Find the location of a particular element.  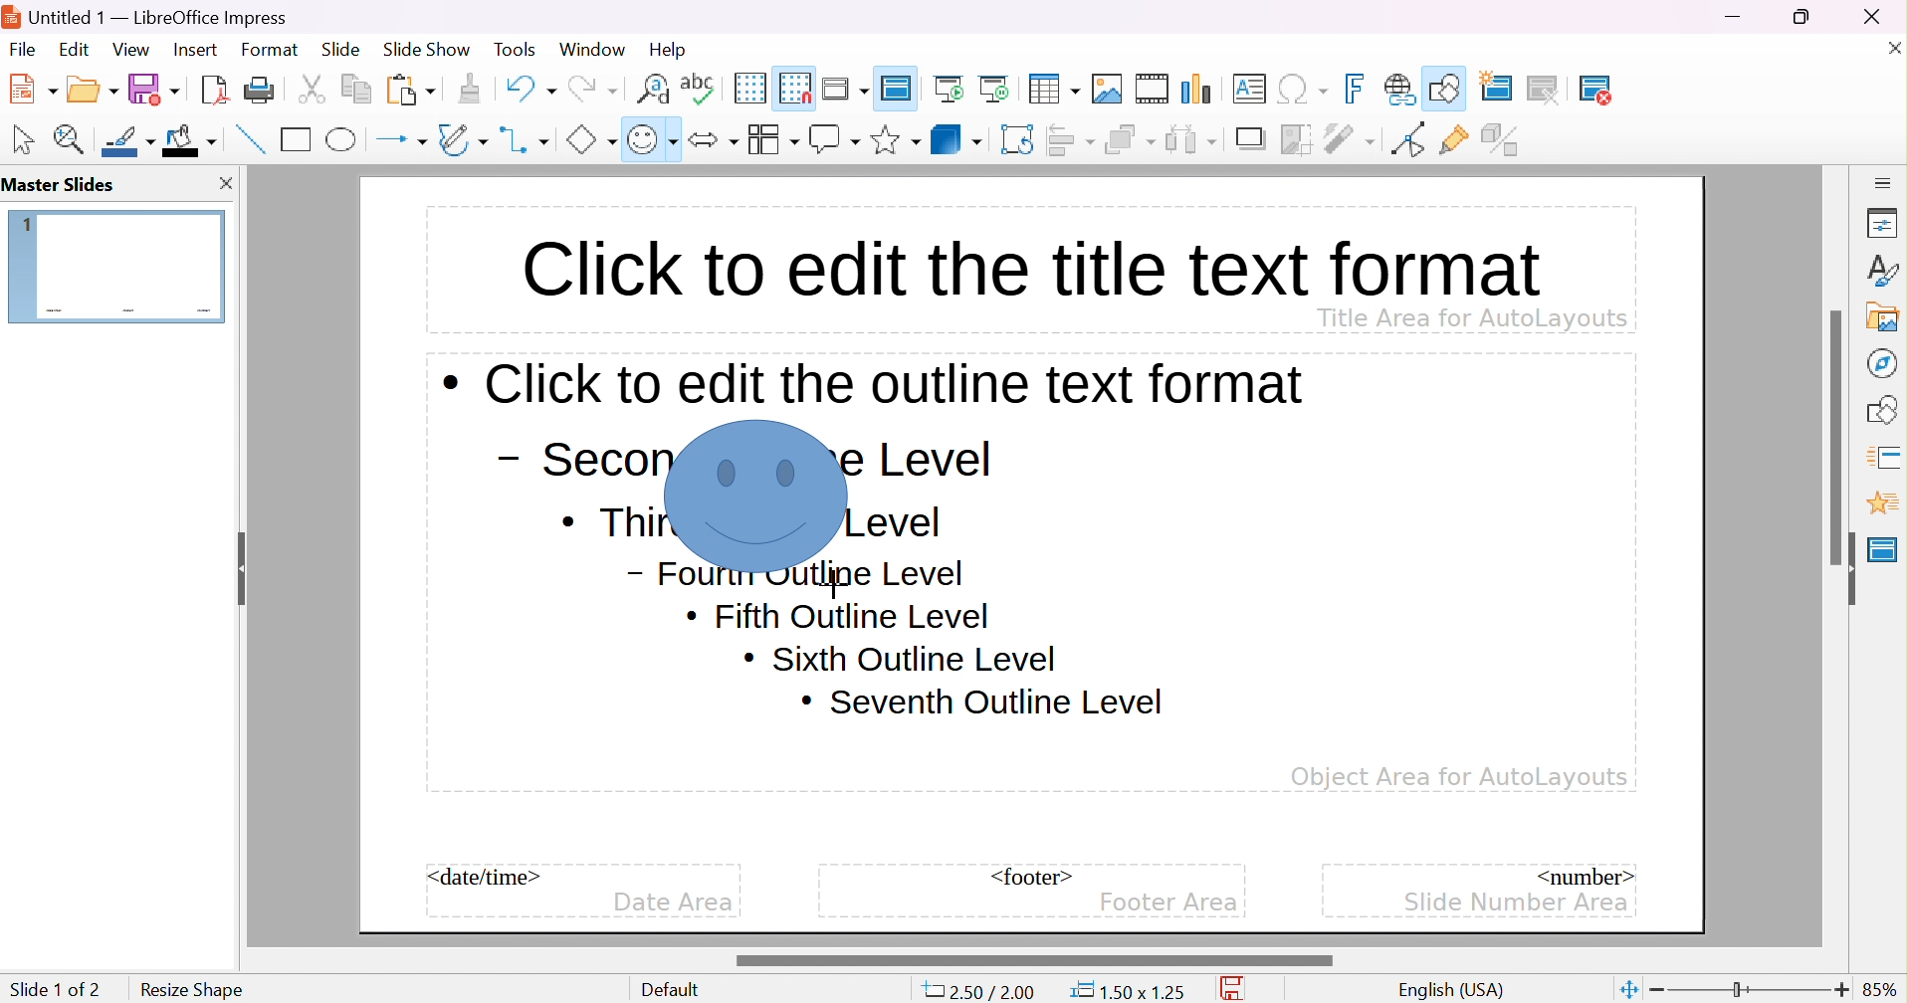

slide 1 of 2 is located at coordinates (55, 989).